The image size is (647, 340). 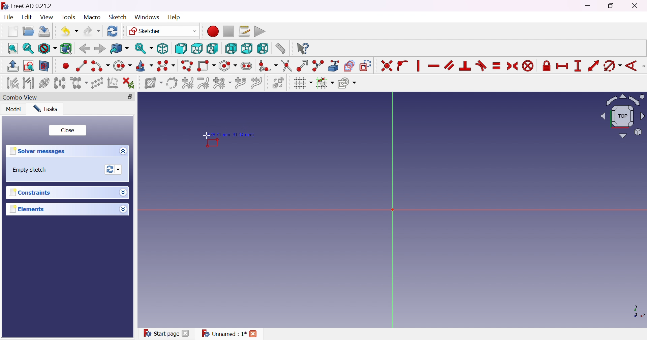 I want to click on Decrease B-spline degree, so click(x=204, y=83).